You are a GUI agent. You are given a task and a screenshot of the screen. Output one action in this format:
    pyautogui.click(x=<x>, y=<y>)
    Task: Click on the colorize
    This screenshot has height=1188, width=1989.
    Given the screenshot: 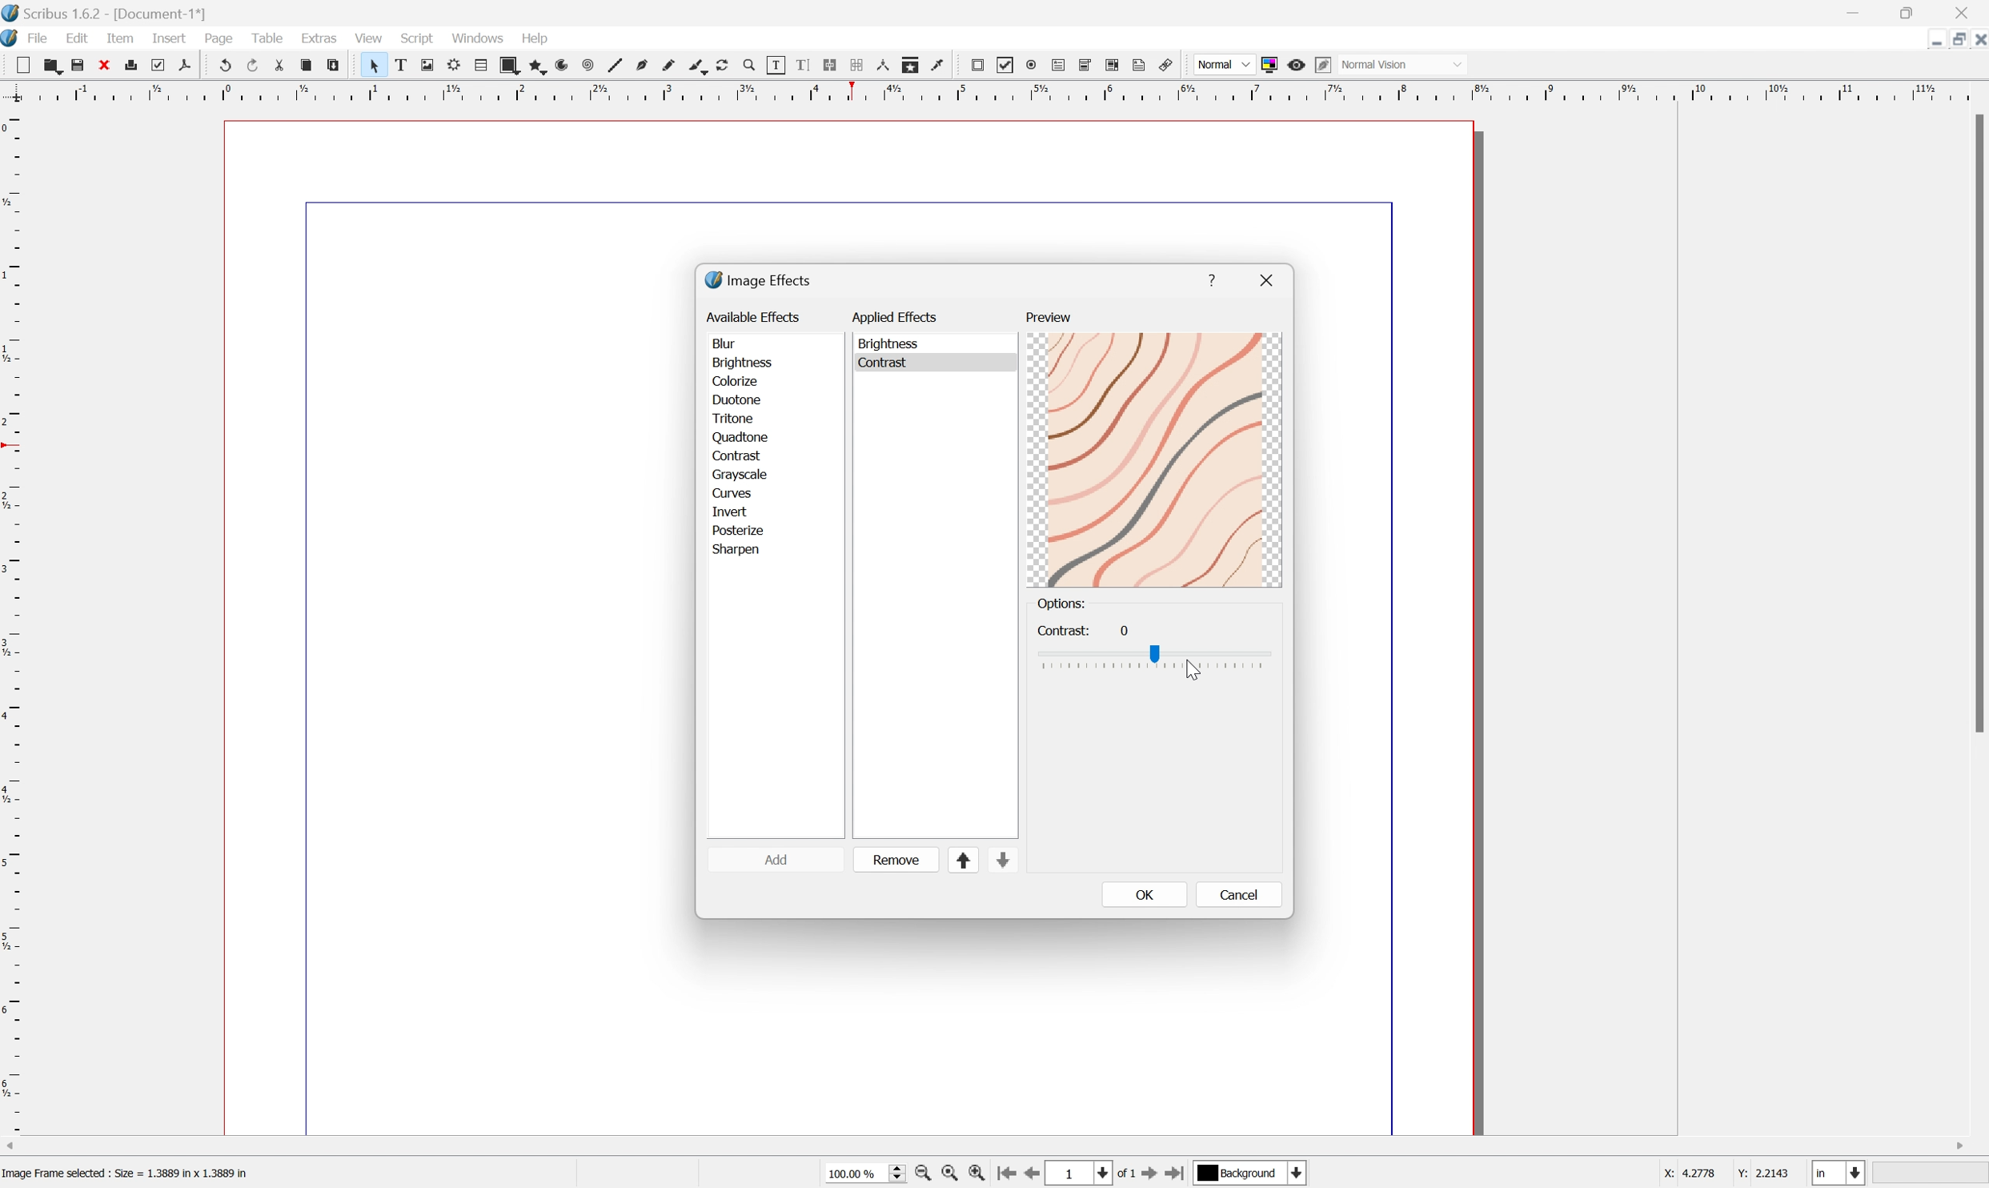 What is the action you would take?
    pyautogui.click(x=737, y=380)
    